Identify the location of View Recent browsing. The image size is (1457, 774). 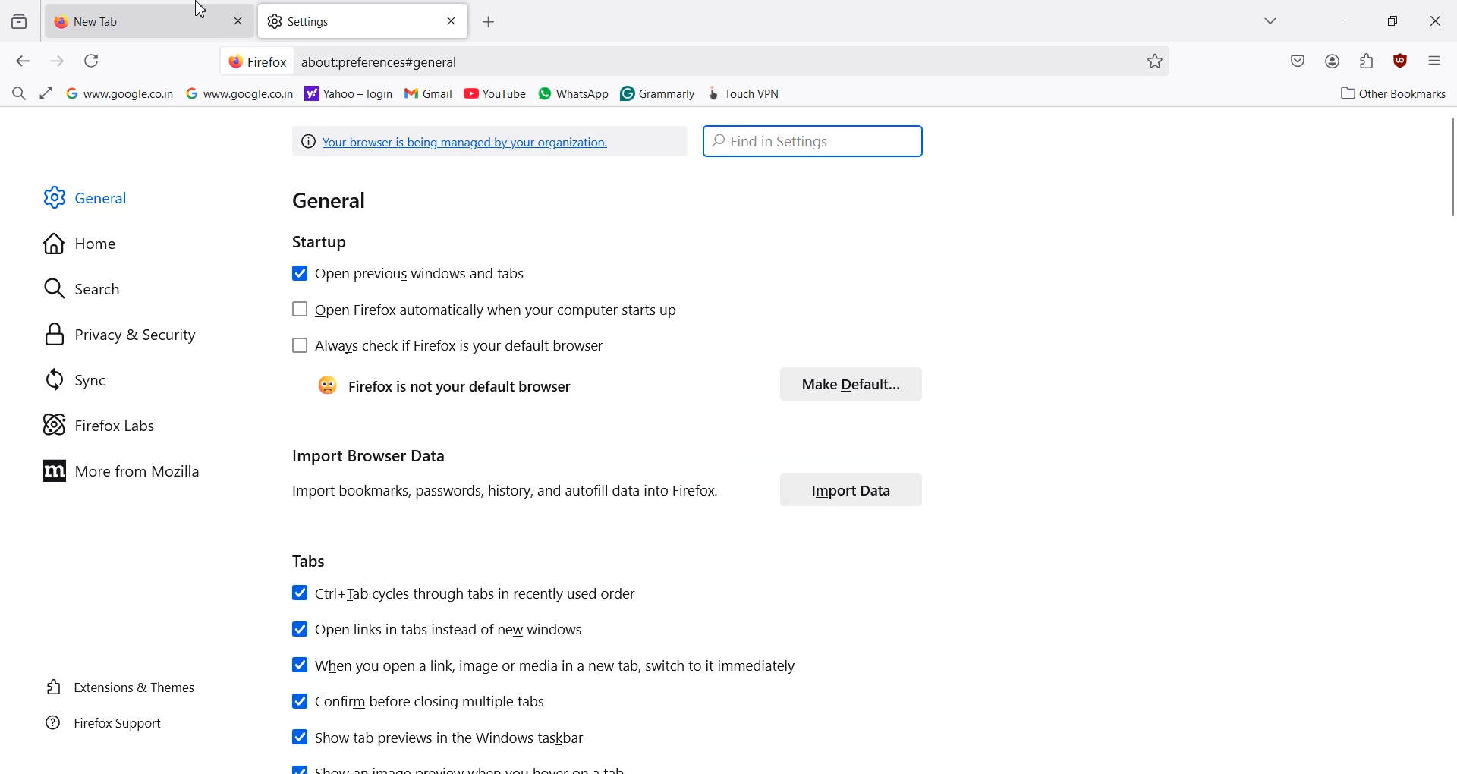
(19, 23).